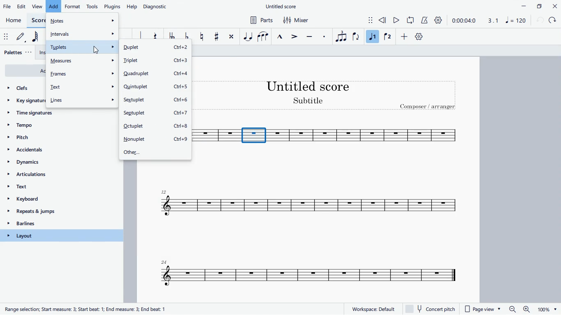  I want to click on palettes, so click(18, 53).